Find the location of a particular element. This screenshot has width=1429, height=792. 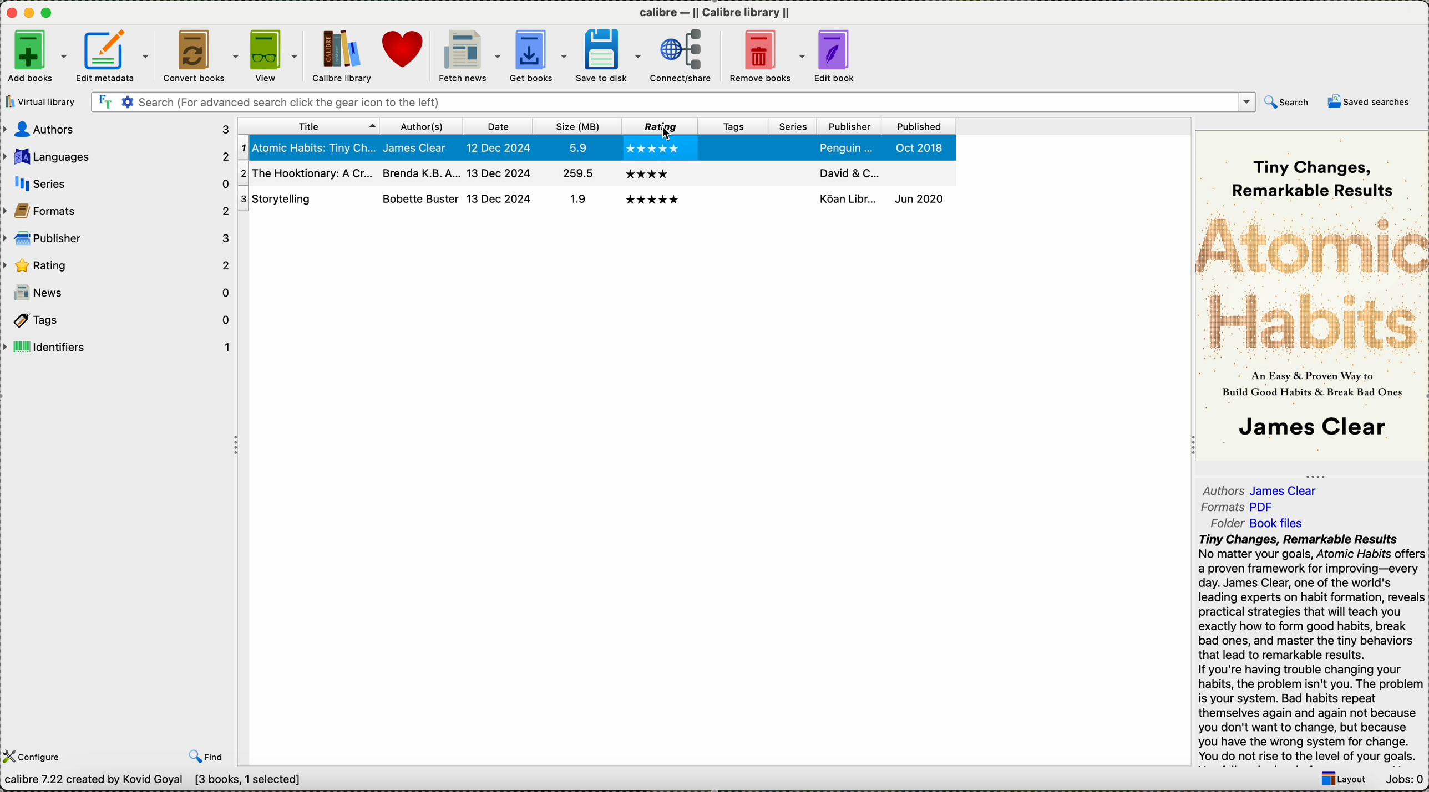

formats PDF is located at coordinates (1220, 507).